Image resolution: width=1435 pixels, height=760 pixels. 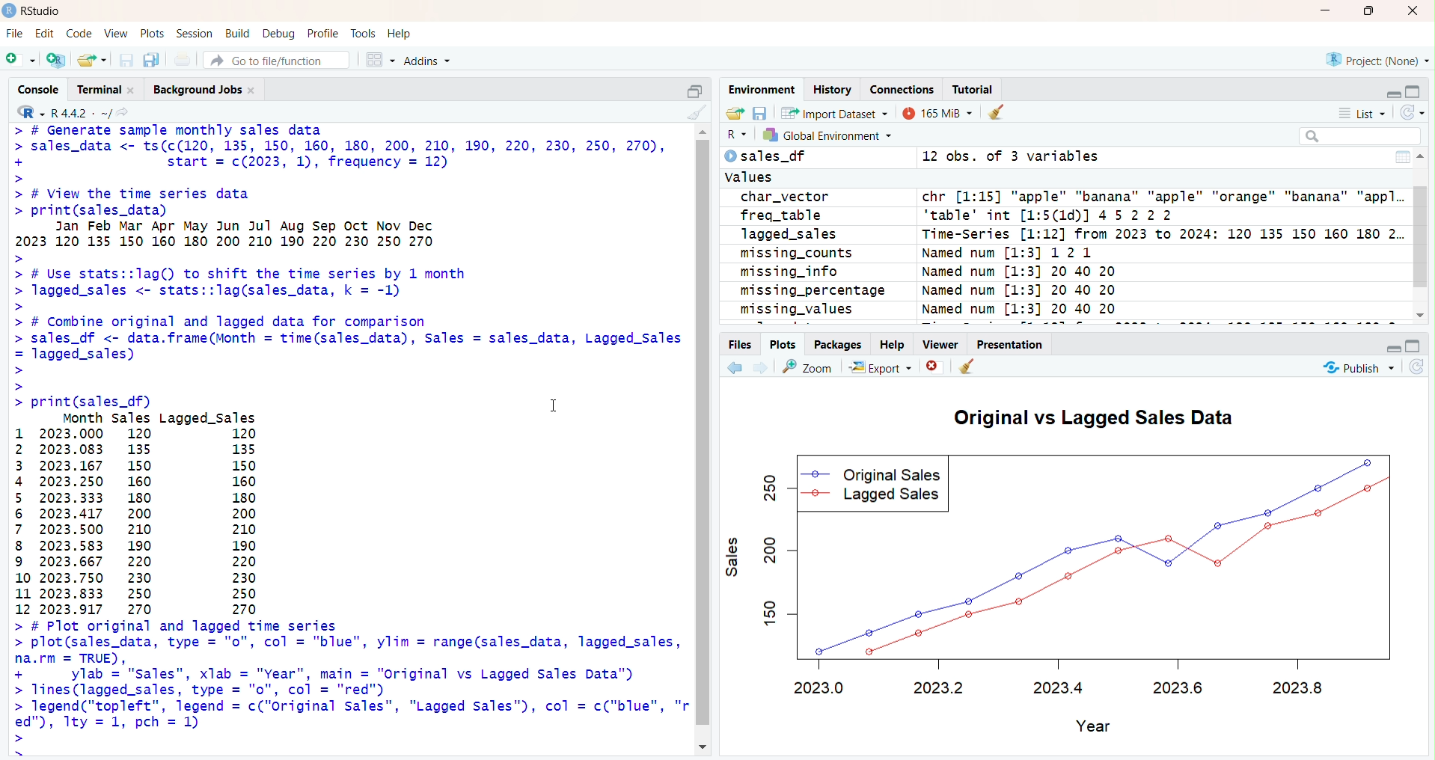 I want to click on files, so click(x=739, y=346).